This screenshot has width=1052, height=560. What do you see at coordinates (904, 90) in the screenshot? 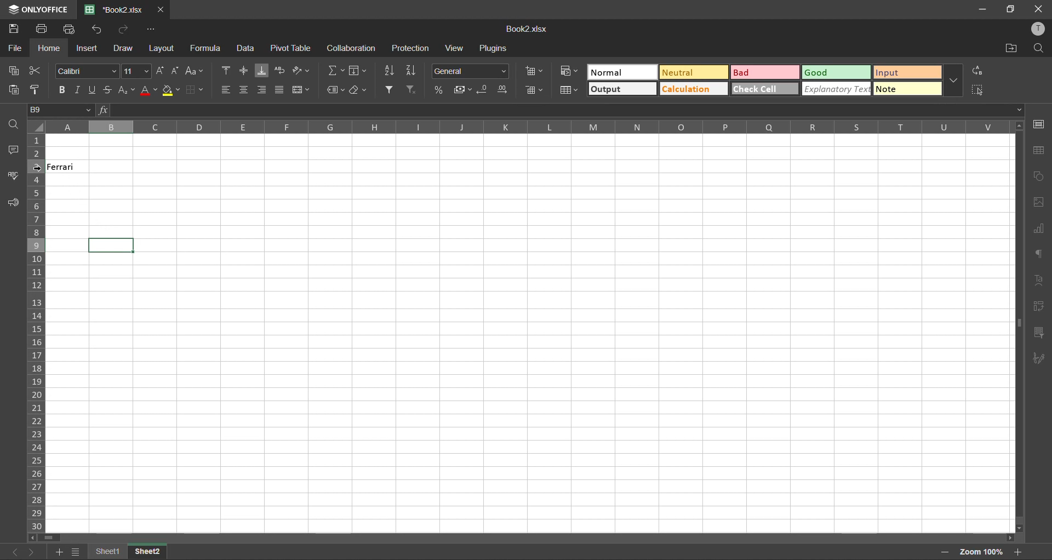
I see `note` at bounding box center [904, 90].